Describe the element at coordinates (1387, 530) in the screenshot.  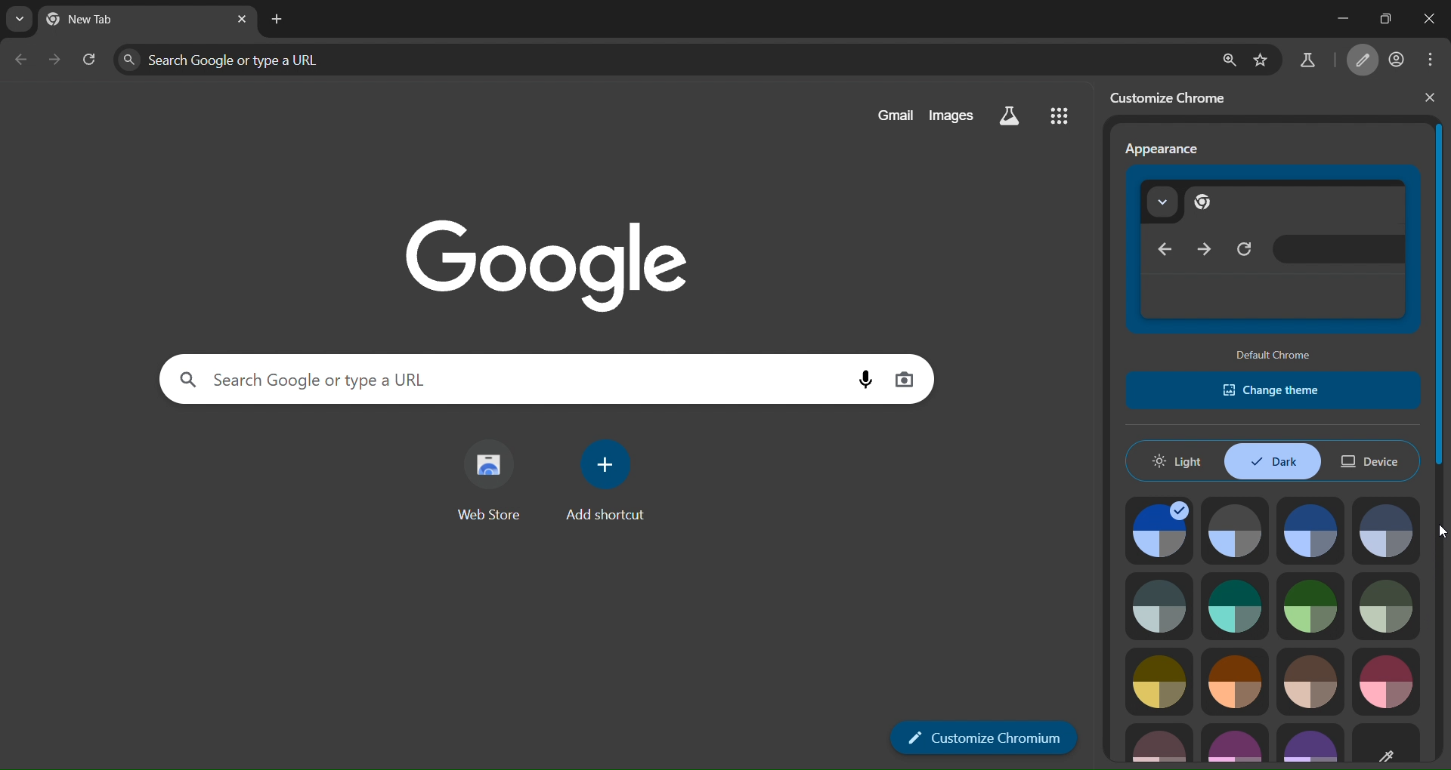
I see `theme` at that location.